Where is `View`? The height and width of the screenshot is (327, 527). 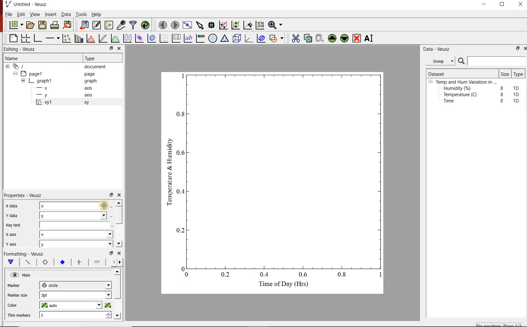
View is located at coordinates (35, 14).